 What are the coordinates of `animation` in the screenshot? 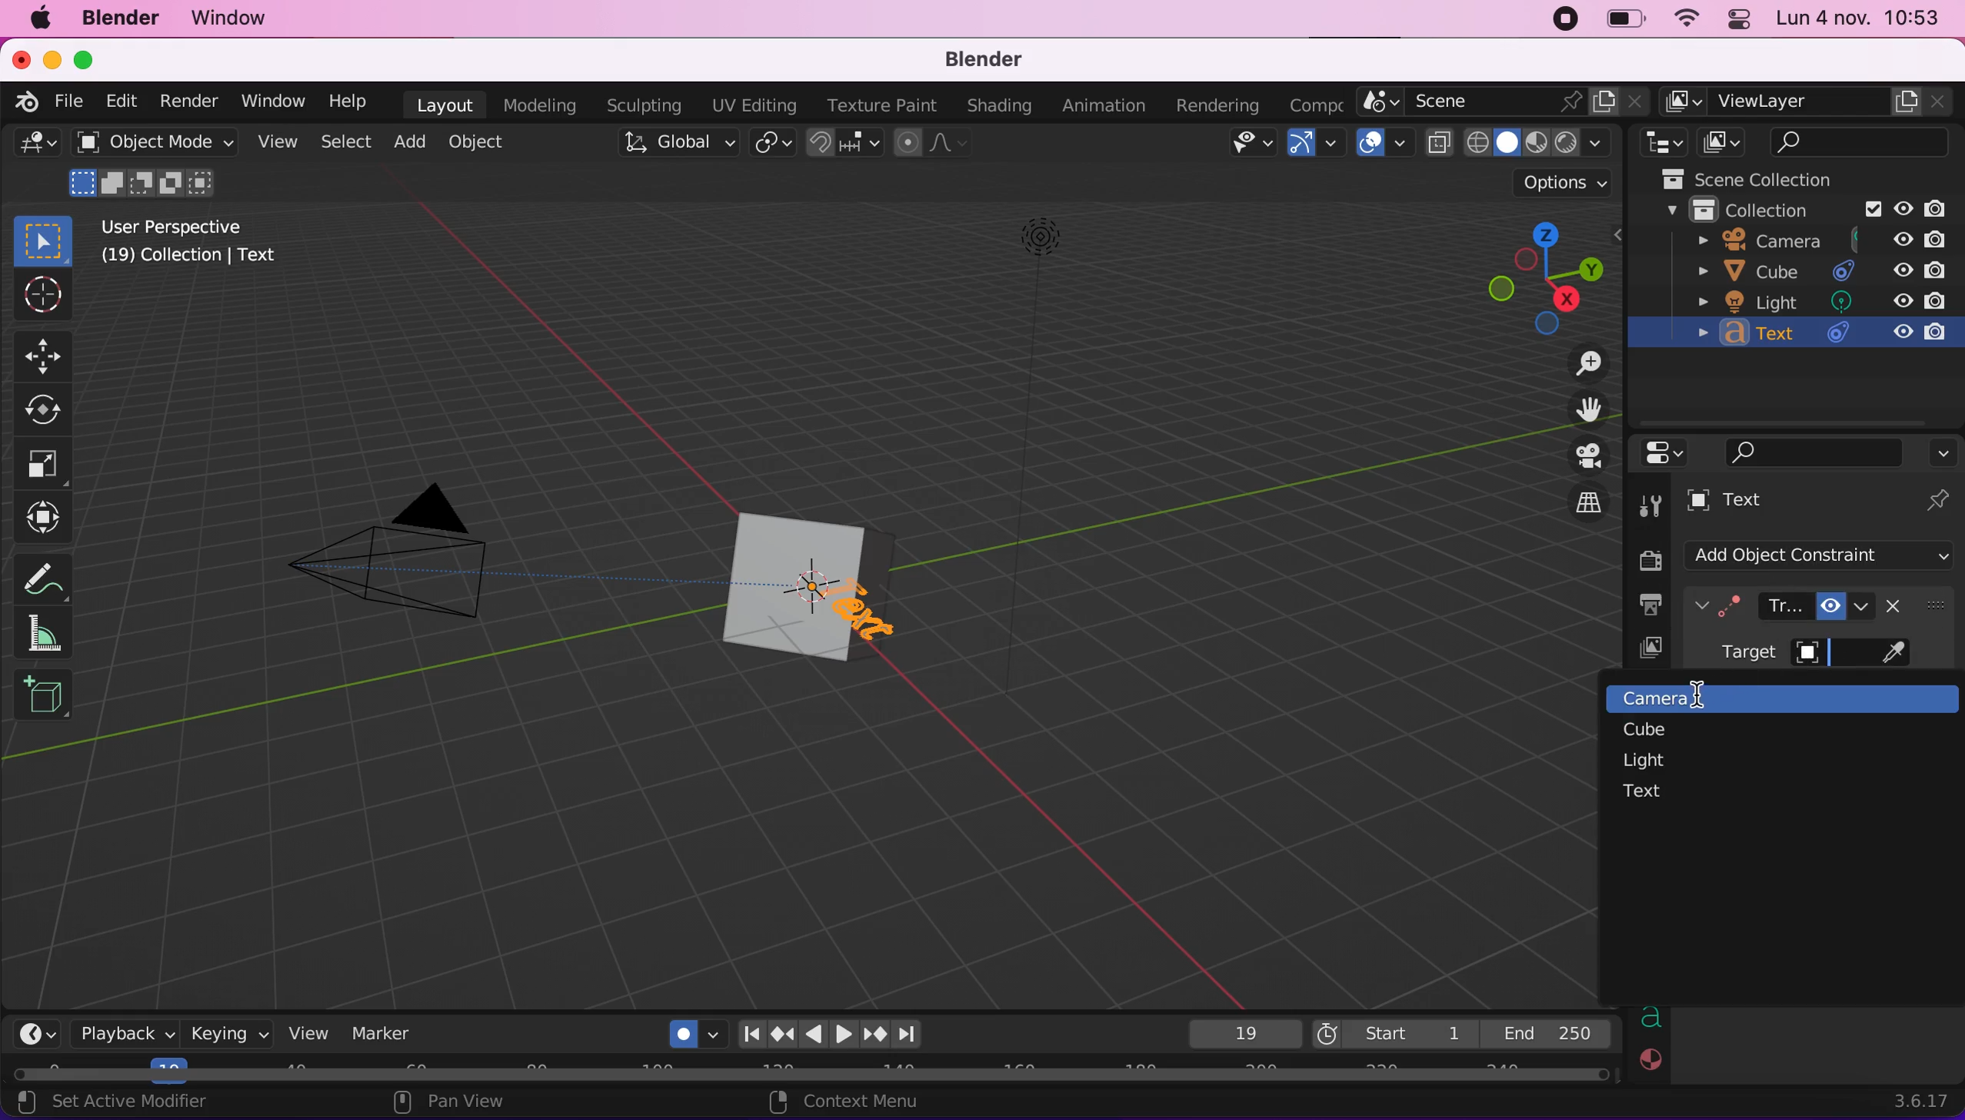 It's located at (1107, 105).